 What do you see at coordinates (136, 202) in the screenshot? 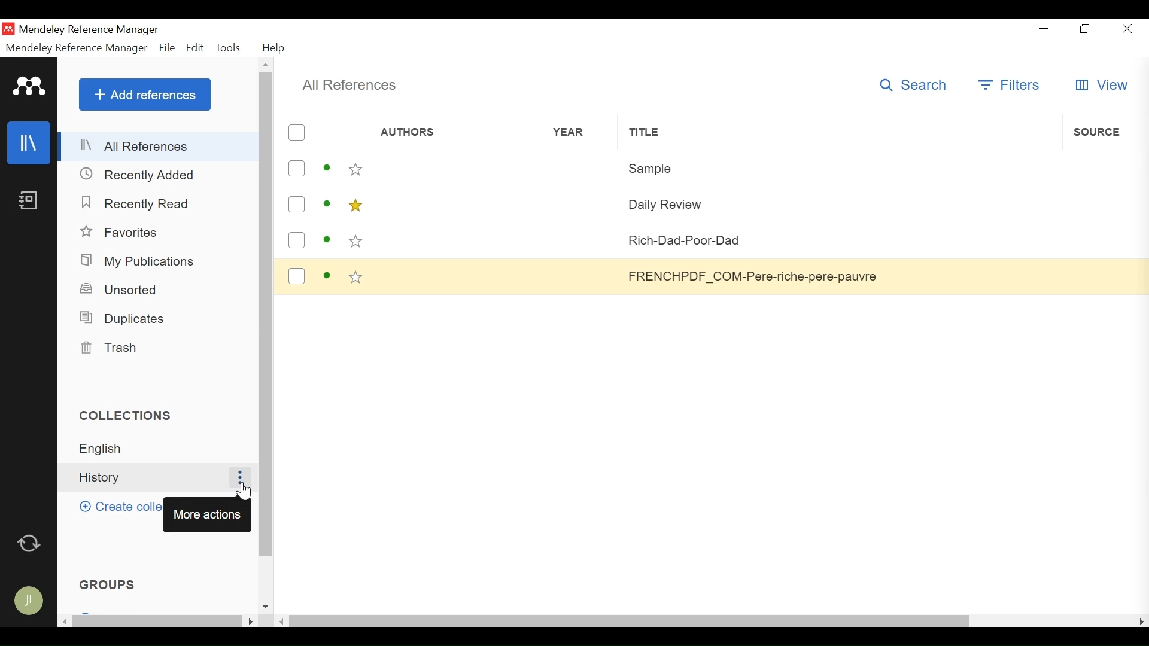
I see `Recently Read` at bounding box center [136, 202].